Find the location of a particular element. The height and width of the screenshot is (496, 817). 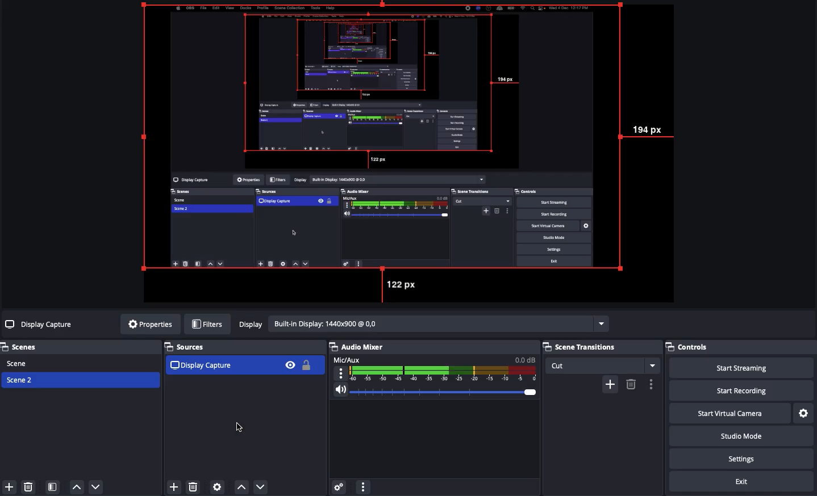

delete is located at coordinates (631, 384).